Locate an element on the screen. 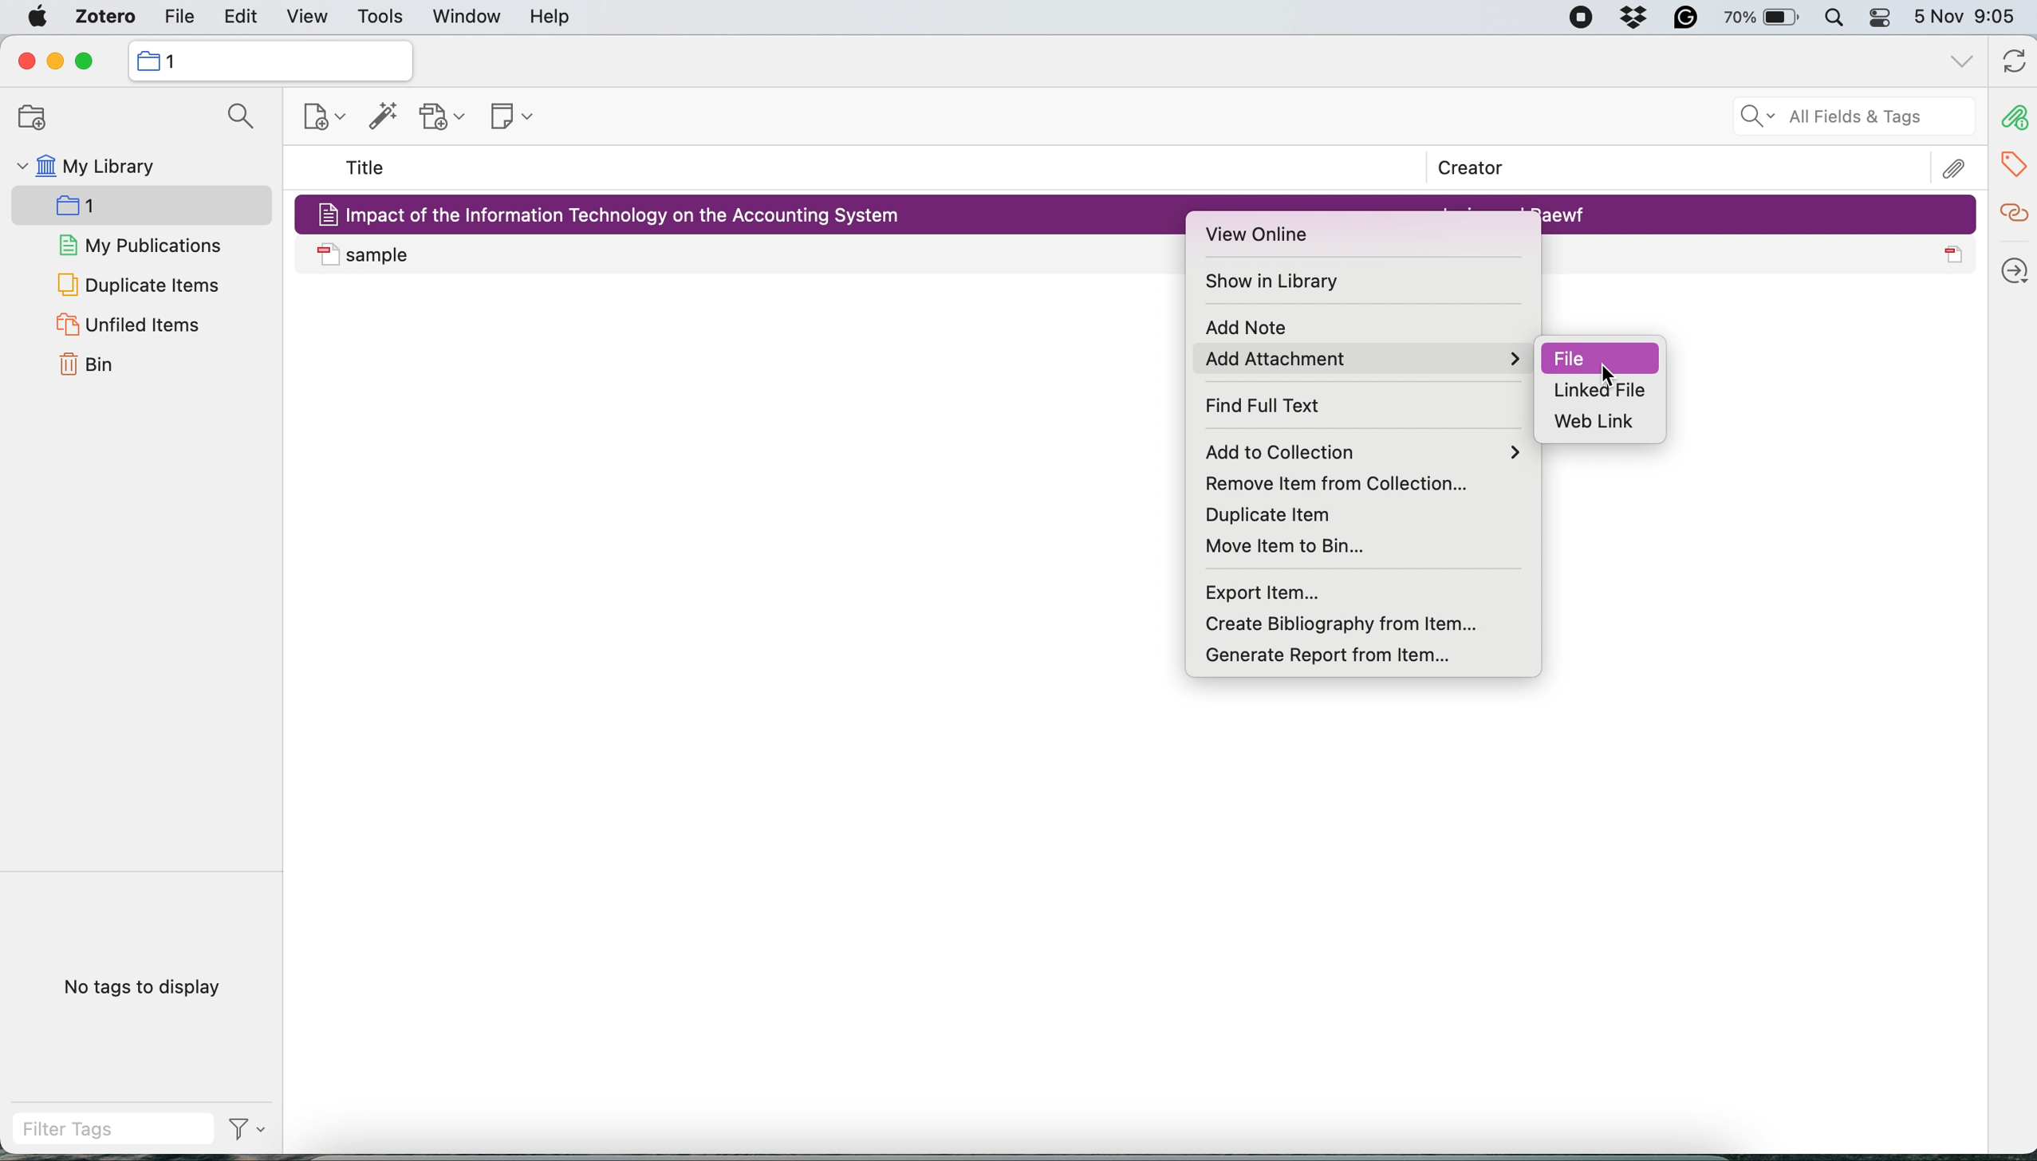  sample is located at coordinates (743, 255).